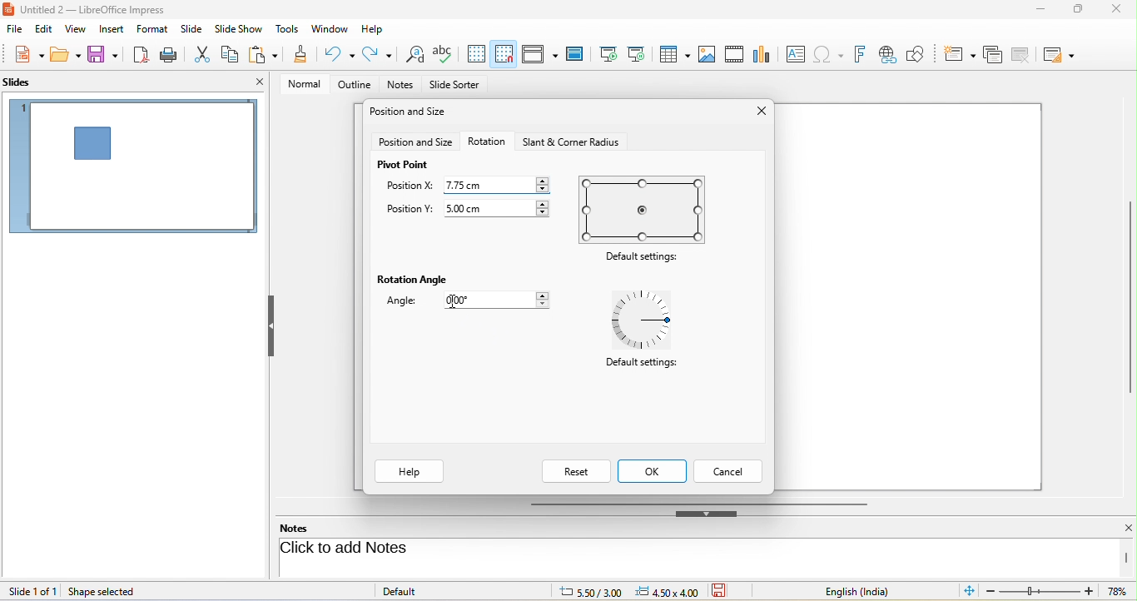 Image resolution: width=1137 pixels, height=601 pixels. I want to click on display view, so click(539, 53).